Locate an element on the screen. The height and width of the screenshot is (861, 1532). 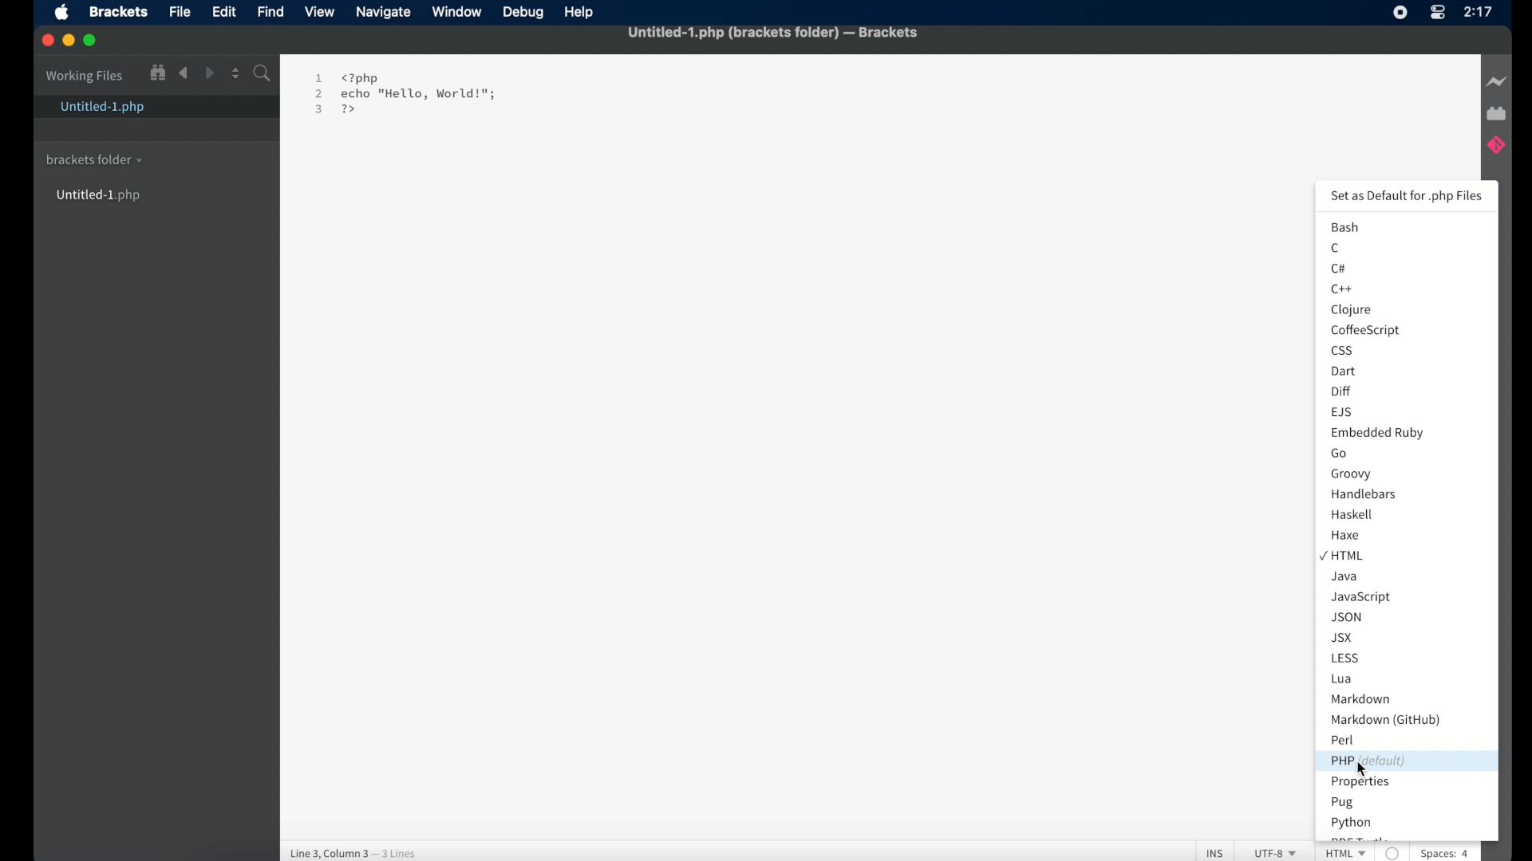
line 3, column 3 - 3 lines is located at coordinates (358, 851).